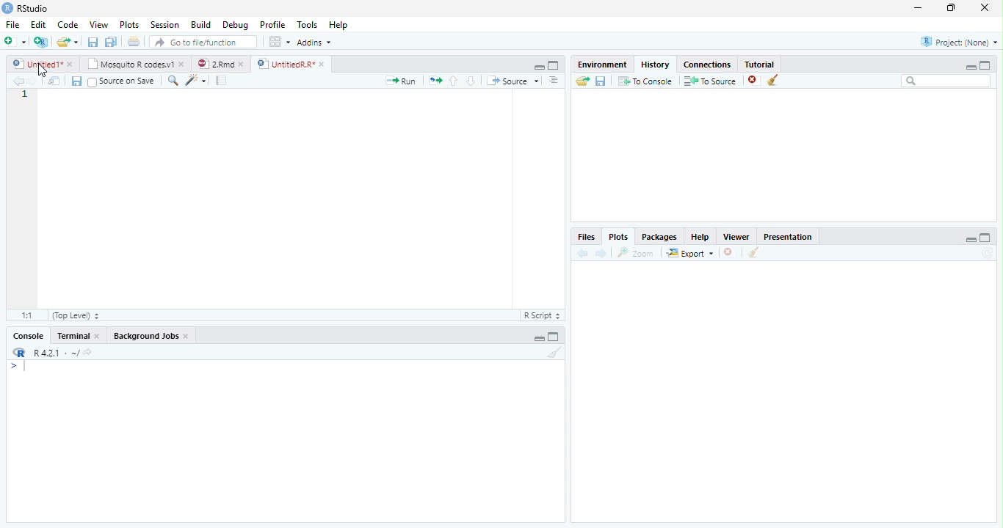 This screenshot has width=1003, height=528. Describe the element at coordinates (582, 253) in the screenshot. I see `Previous plot` at that location.